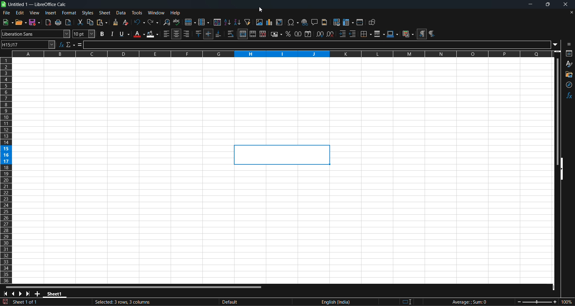 This screenshot has width=575, height=306. Describe the element at coordinates (477, 302) in the screenshot. I see `formula` at that location.